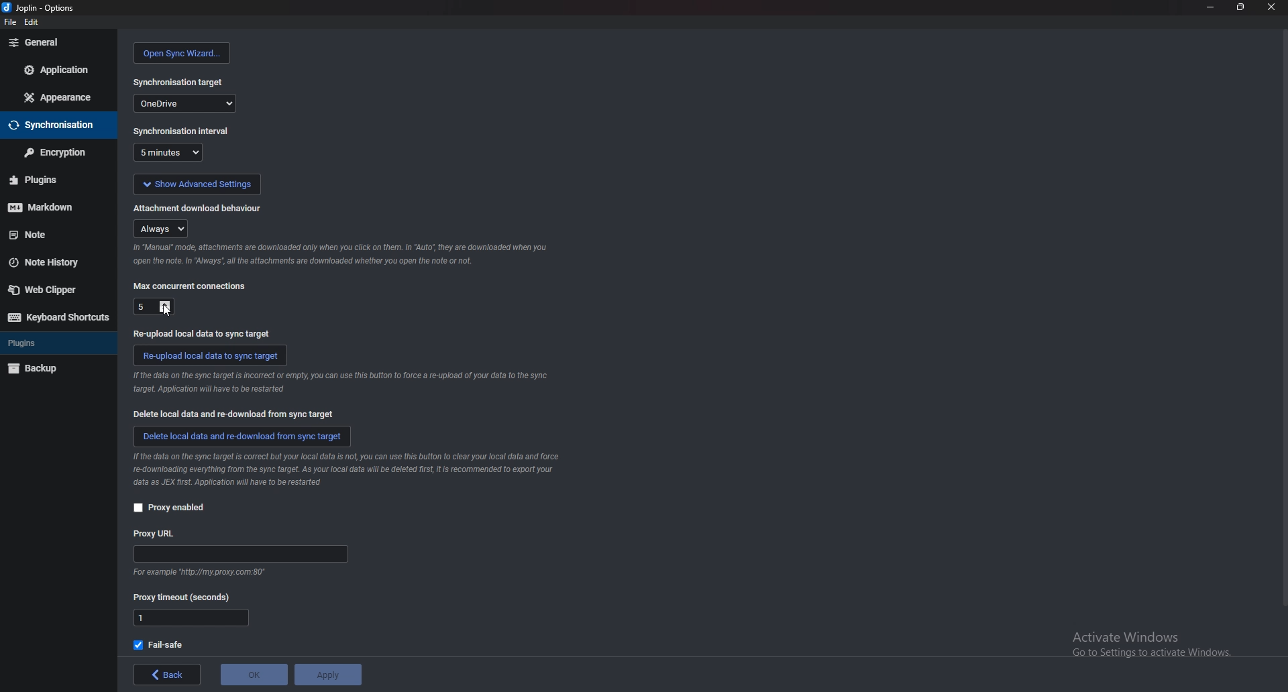  What do you see at coordinates (180, 82) in the screenshot?
I see `sync target` at bounding box center [180, 82].